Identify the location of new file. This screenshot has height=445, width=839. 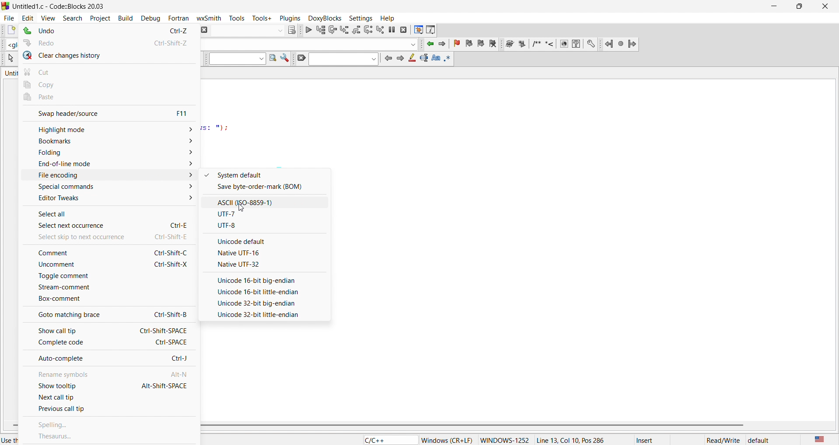
(10, 30).